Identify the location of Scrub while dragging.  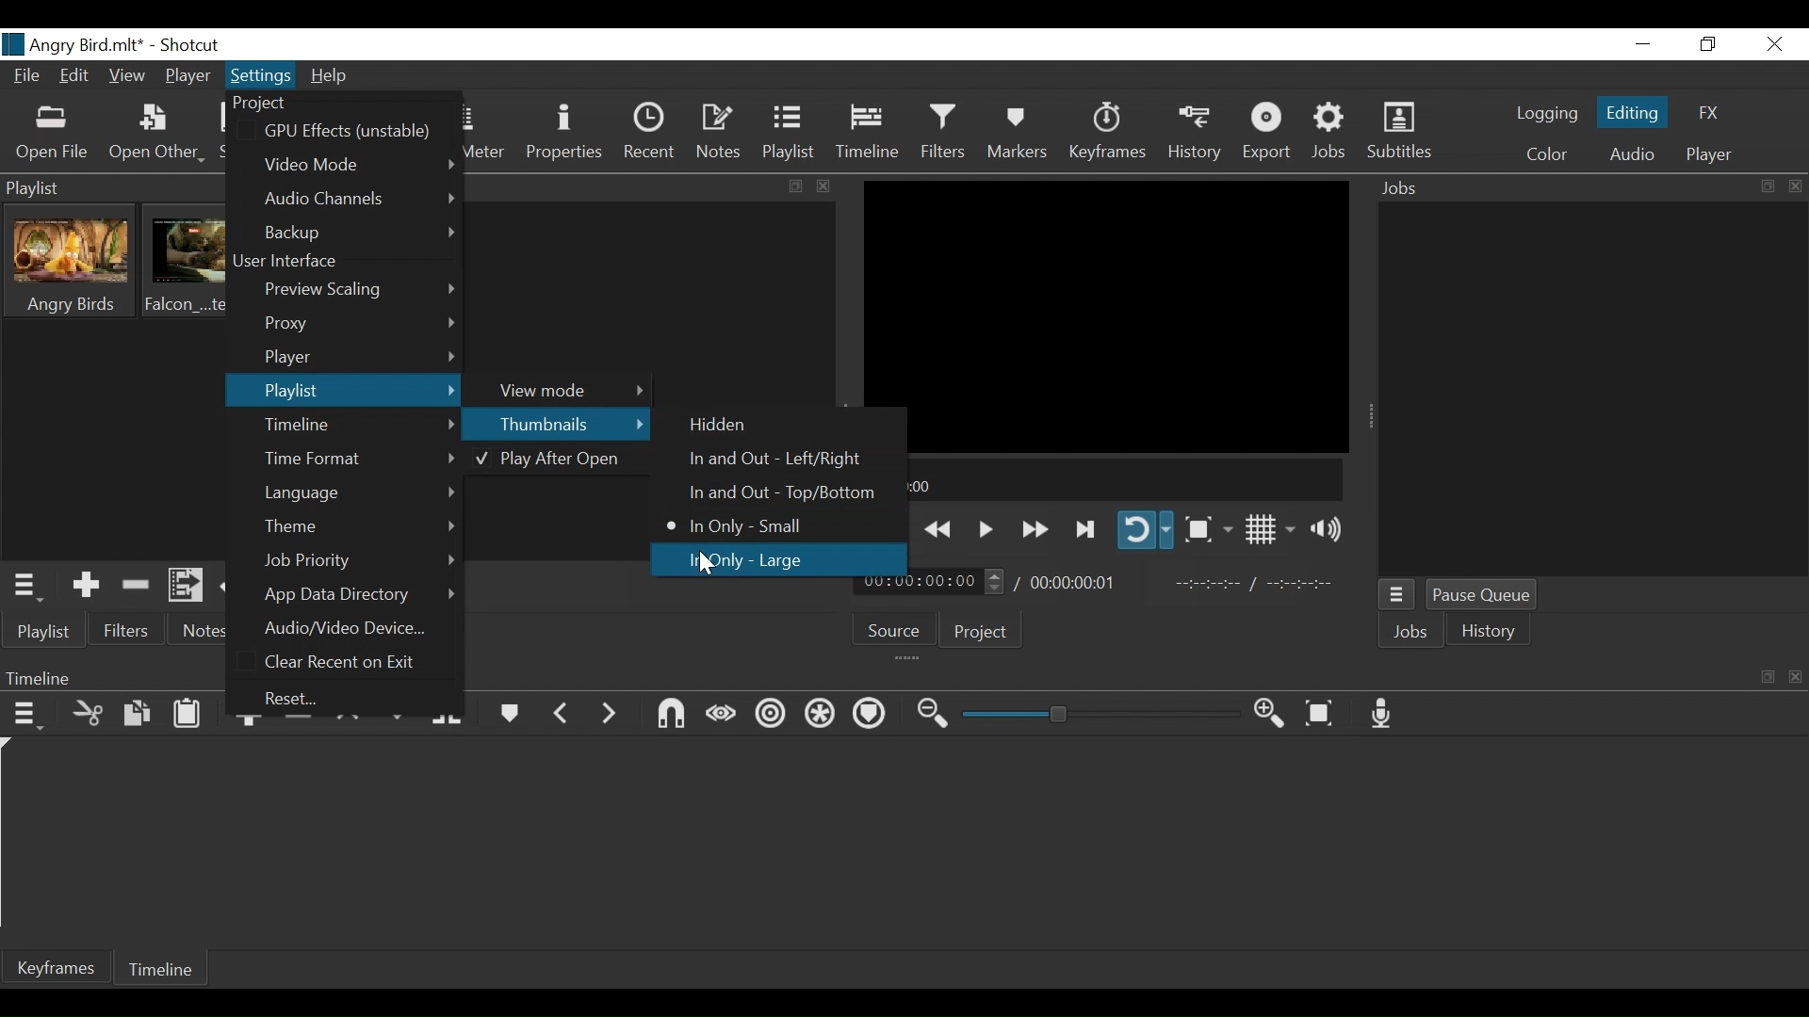
(722, 715).